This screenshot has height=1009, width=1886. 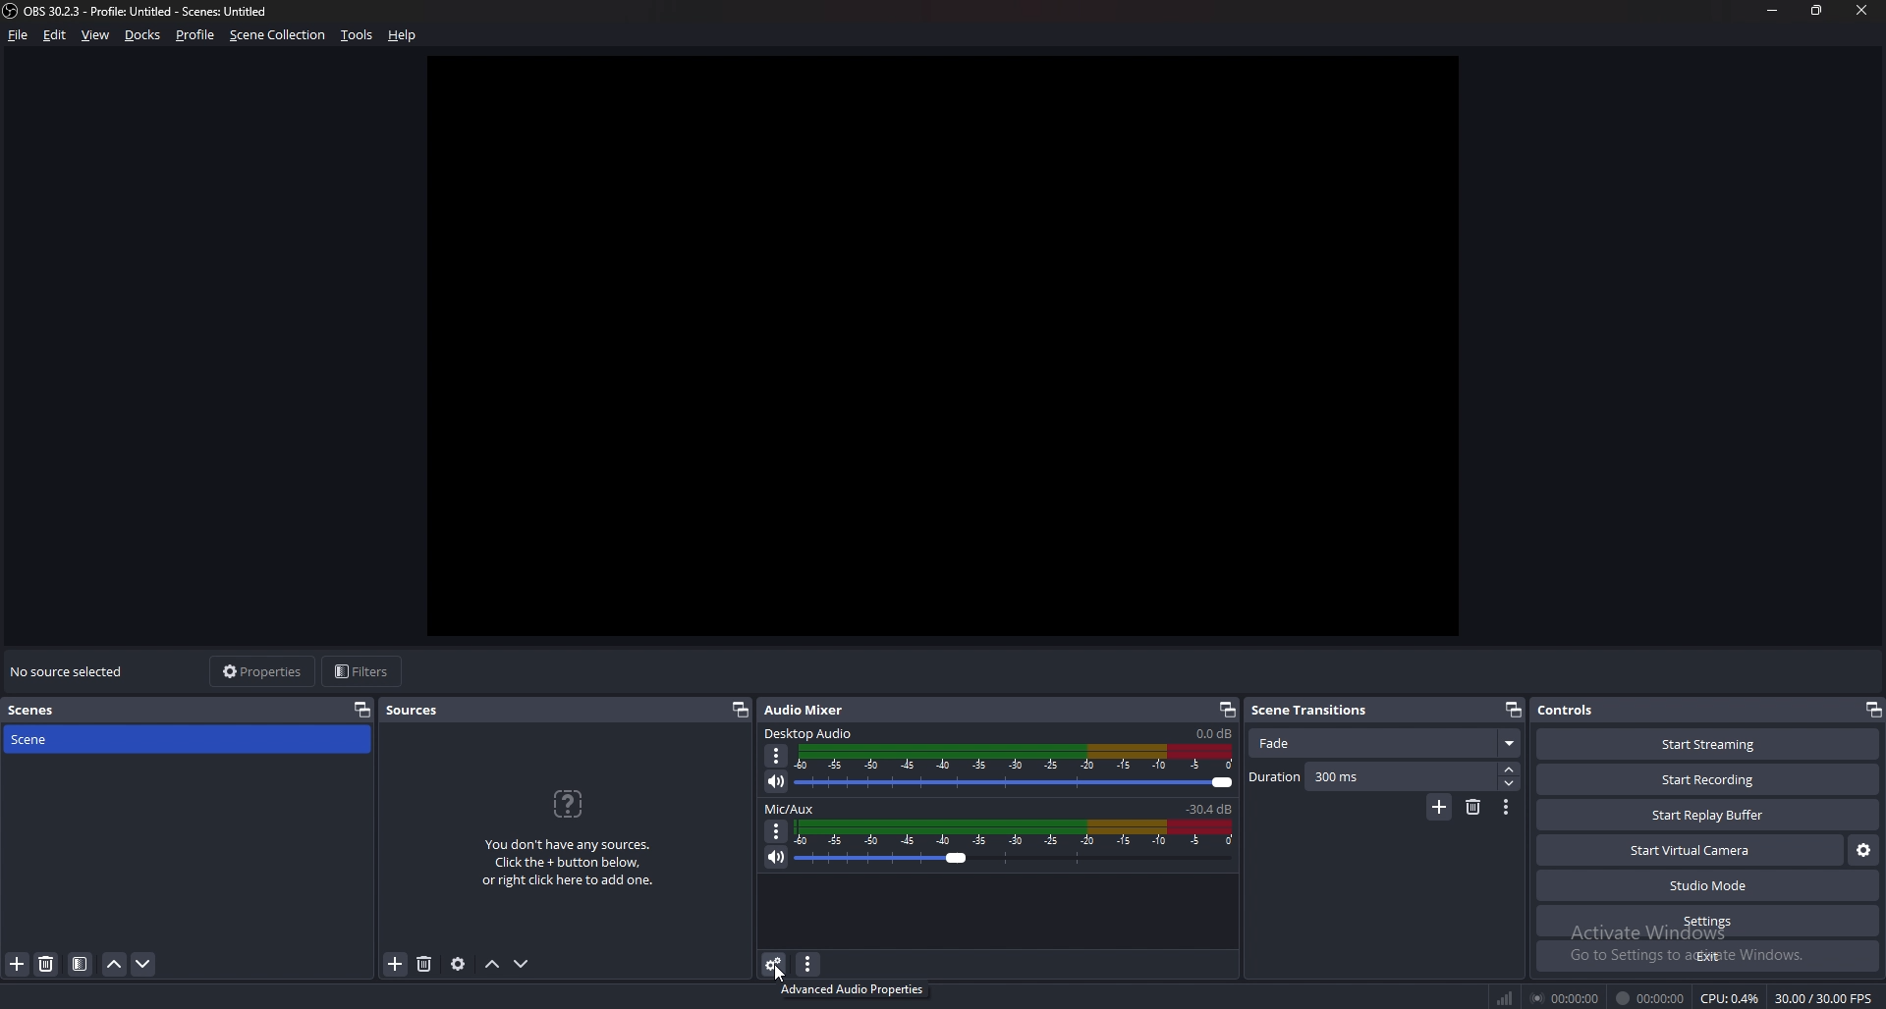 What do you see at coordinates (1511, 770) in the screenshot?
I see `duration increase` at bounding box center [1511, 770].